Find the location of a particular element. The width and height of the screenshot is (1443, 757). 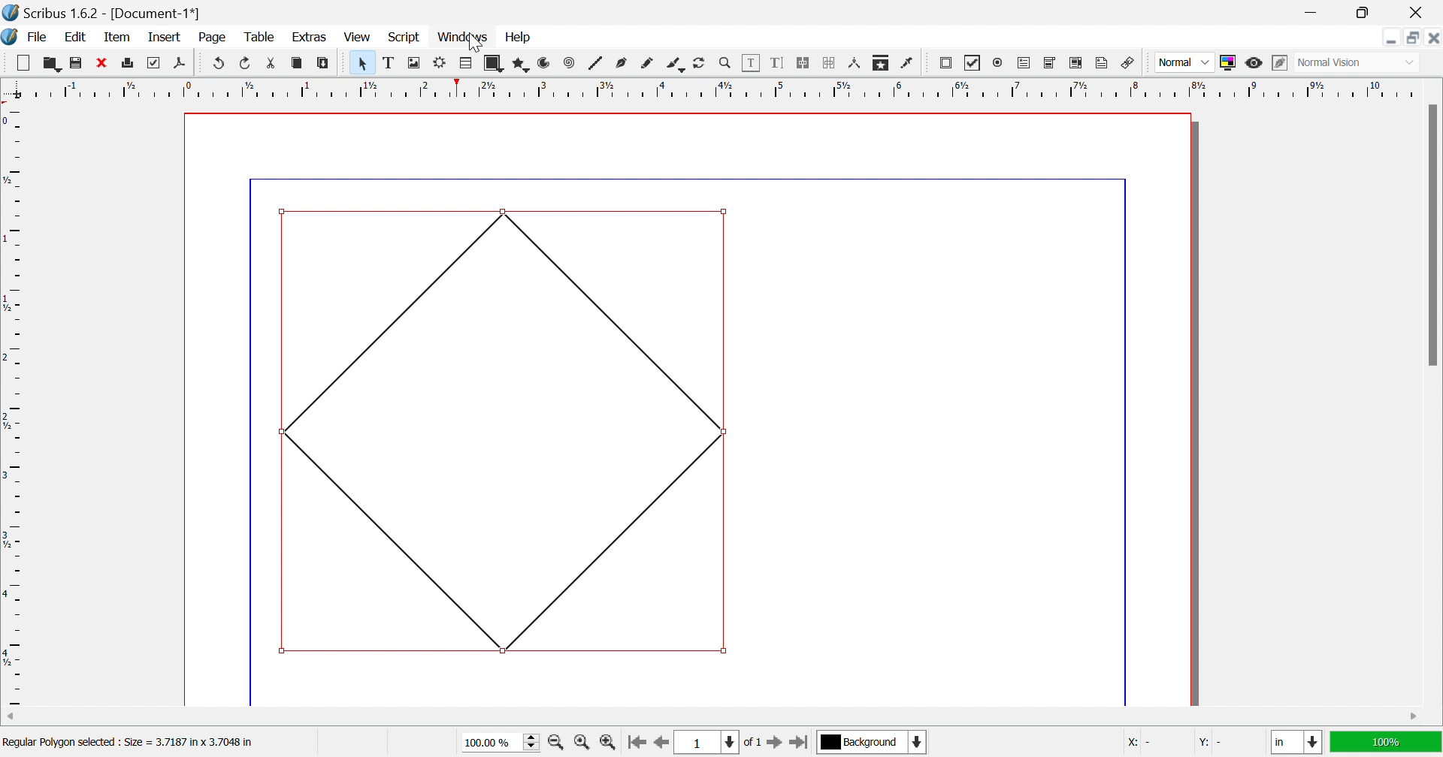

Scribus icon is located at coordinates (9, 37).